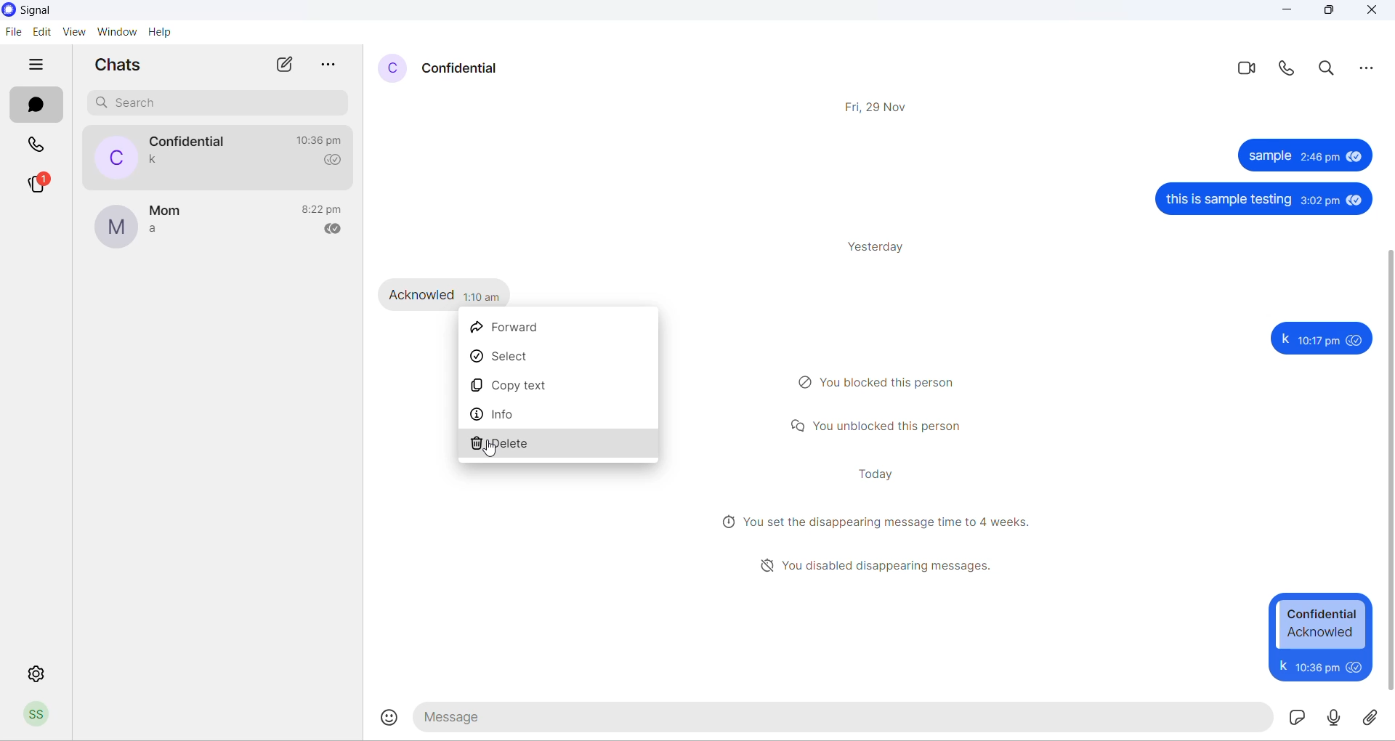 The width and height of the screenshot is (1395, 741). What do you see at coordinates (873, 524) in the screenshot?
I see `disappearing messages notification` at bounding box center [873, 524].